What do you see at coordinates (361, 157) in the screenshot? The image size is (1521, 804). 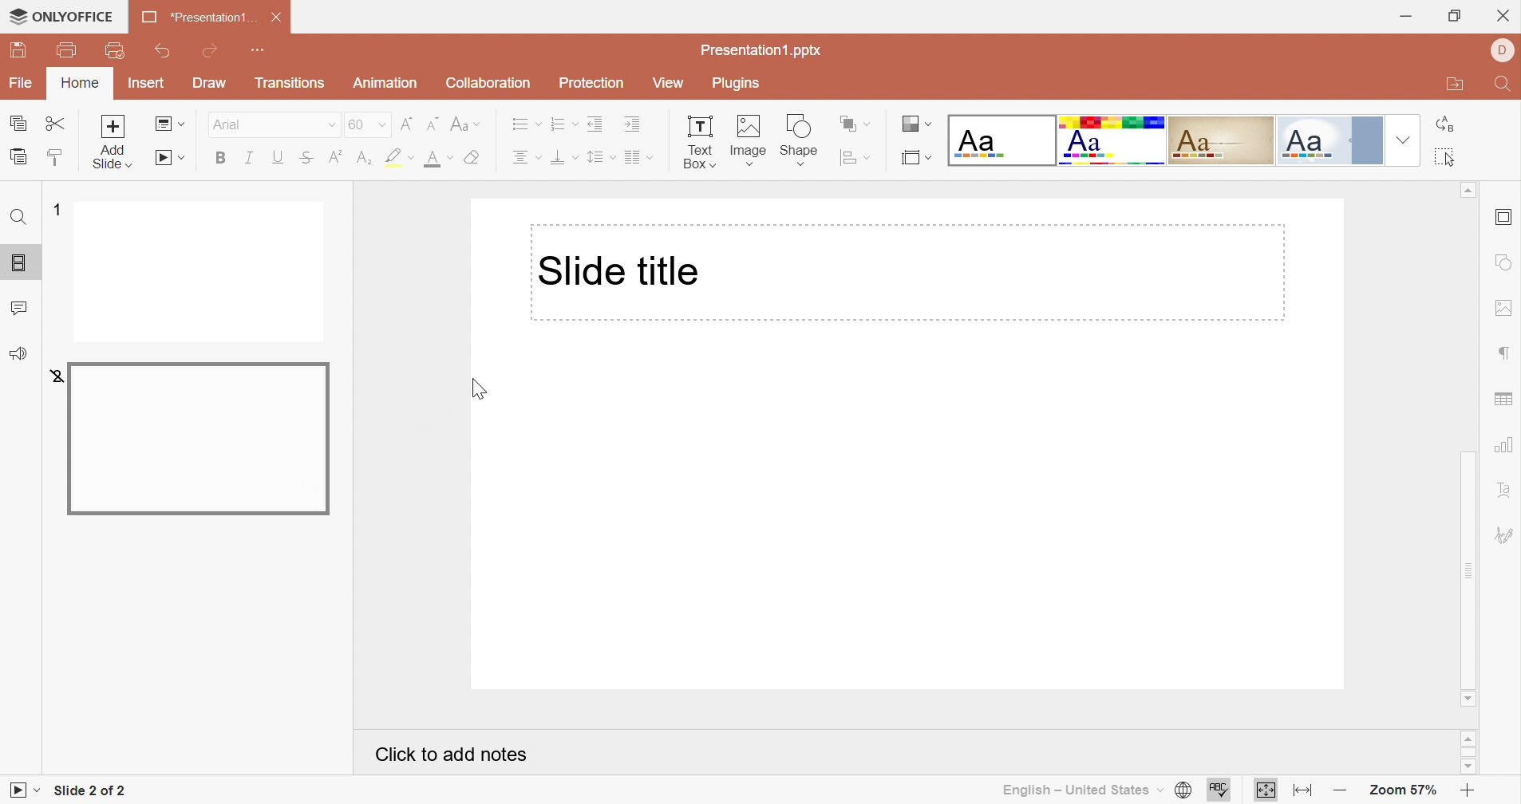 I see `Subscript` at bounding box center [361, 157].